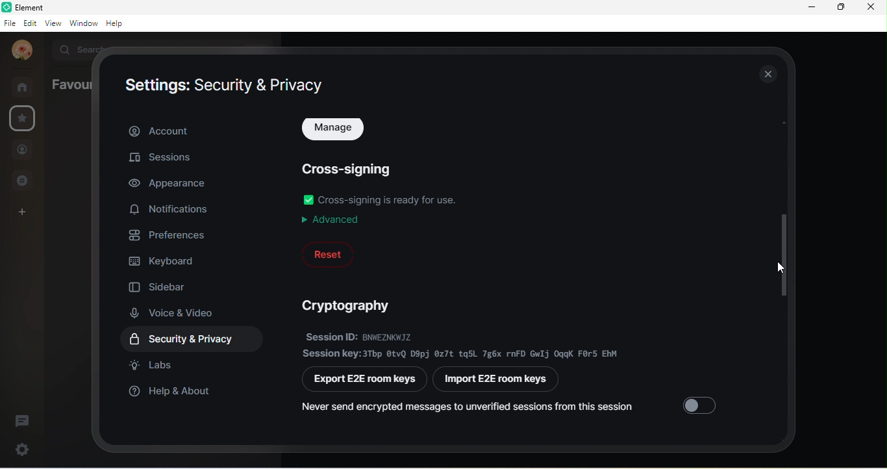 This screenshot has width=887, height=469. What do you see at coordinates (871, 8) in the screenshot?
I see `close` at bounding box center [871, 8].